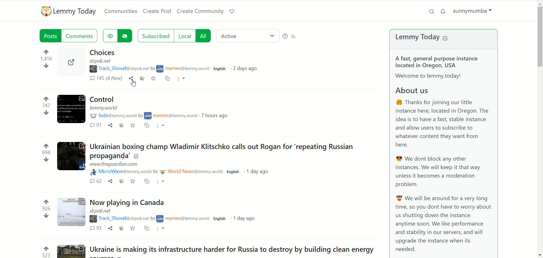 Image resolution: width=543 pixels, height=258 pixels. Describe the element at coordinates (114, 116) in the screenshot. I see `username` at that location.